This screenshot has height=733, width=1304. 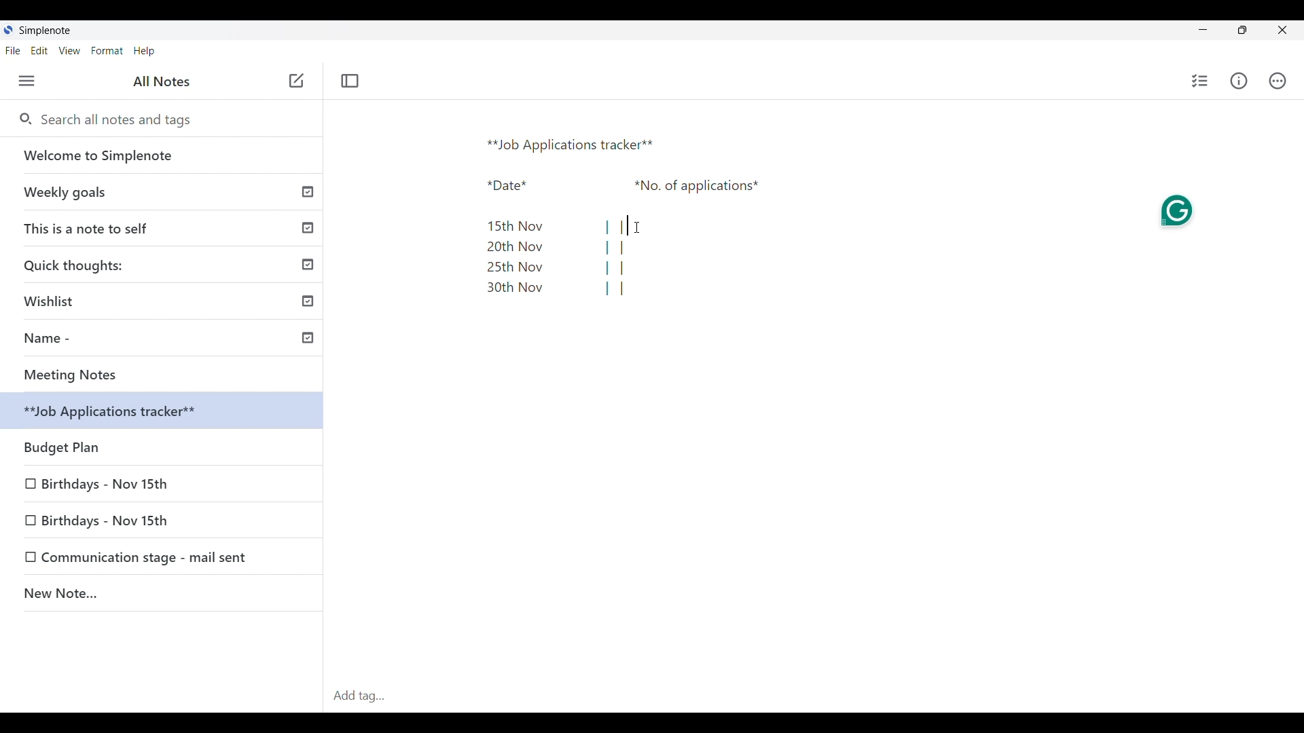 I want to click on Software logo, so click(x=7, y=30).